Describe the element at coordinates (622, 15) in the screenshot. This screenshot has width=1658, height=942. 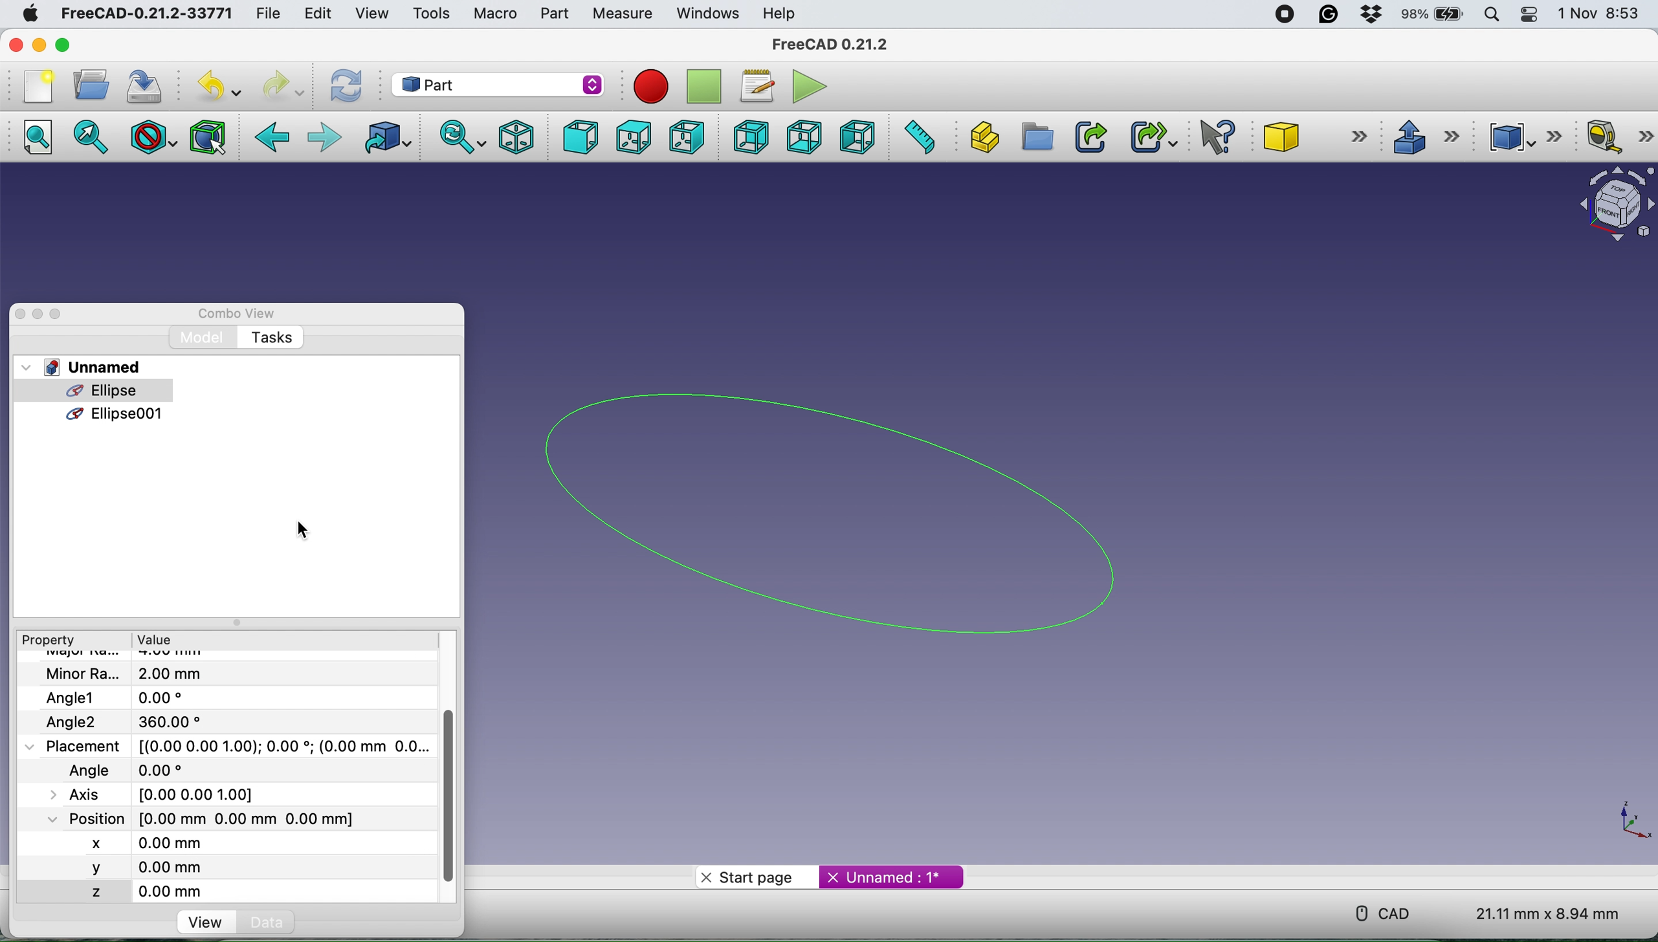
I see `measure` at that location.